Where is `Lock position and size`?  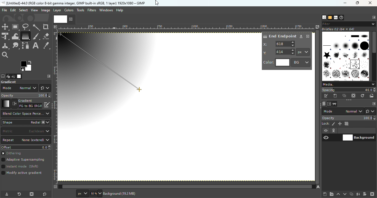
Lock position and size is located at coordinates (339, 123).